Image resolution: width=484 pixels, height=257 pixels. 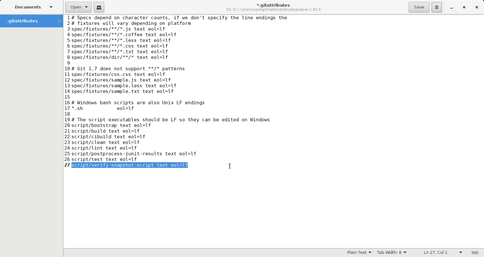 I want to click on Close Folder, so click(x=59, y=21).